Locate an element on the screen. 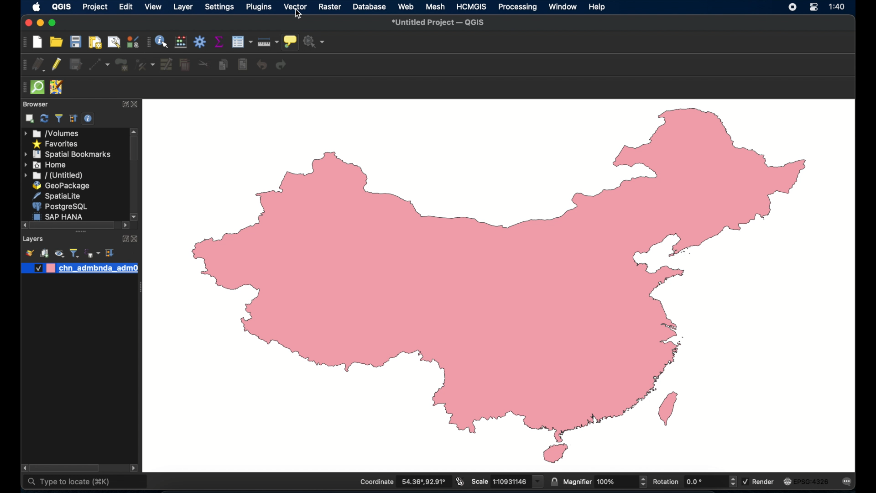 The width and height of the screenshot is (876, 493). spatial bookmarks is located at coordinates (68, 155).